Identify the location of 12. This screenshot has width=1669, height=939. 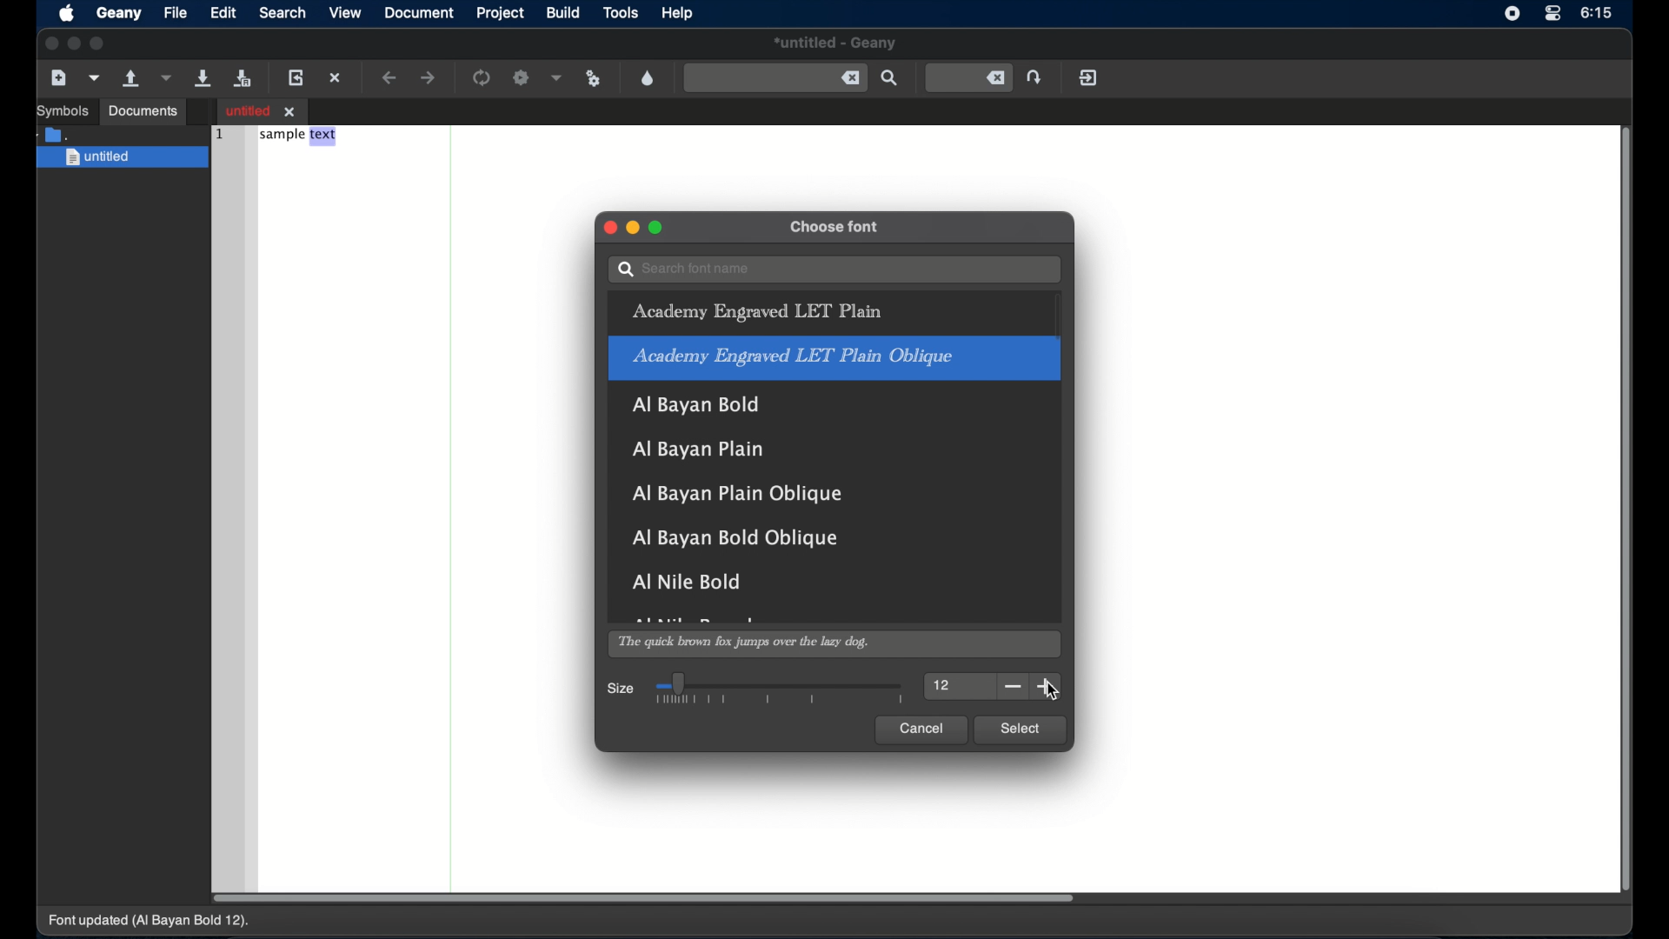
(945, 687).